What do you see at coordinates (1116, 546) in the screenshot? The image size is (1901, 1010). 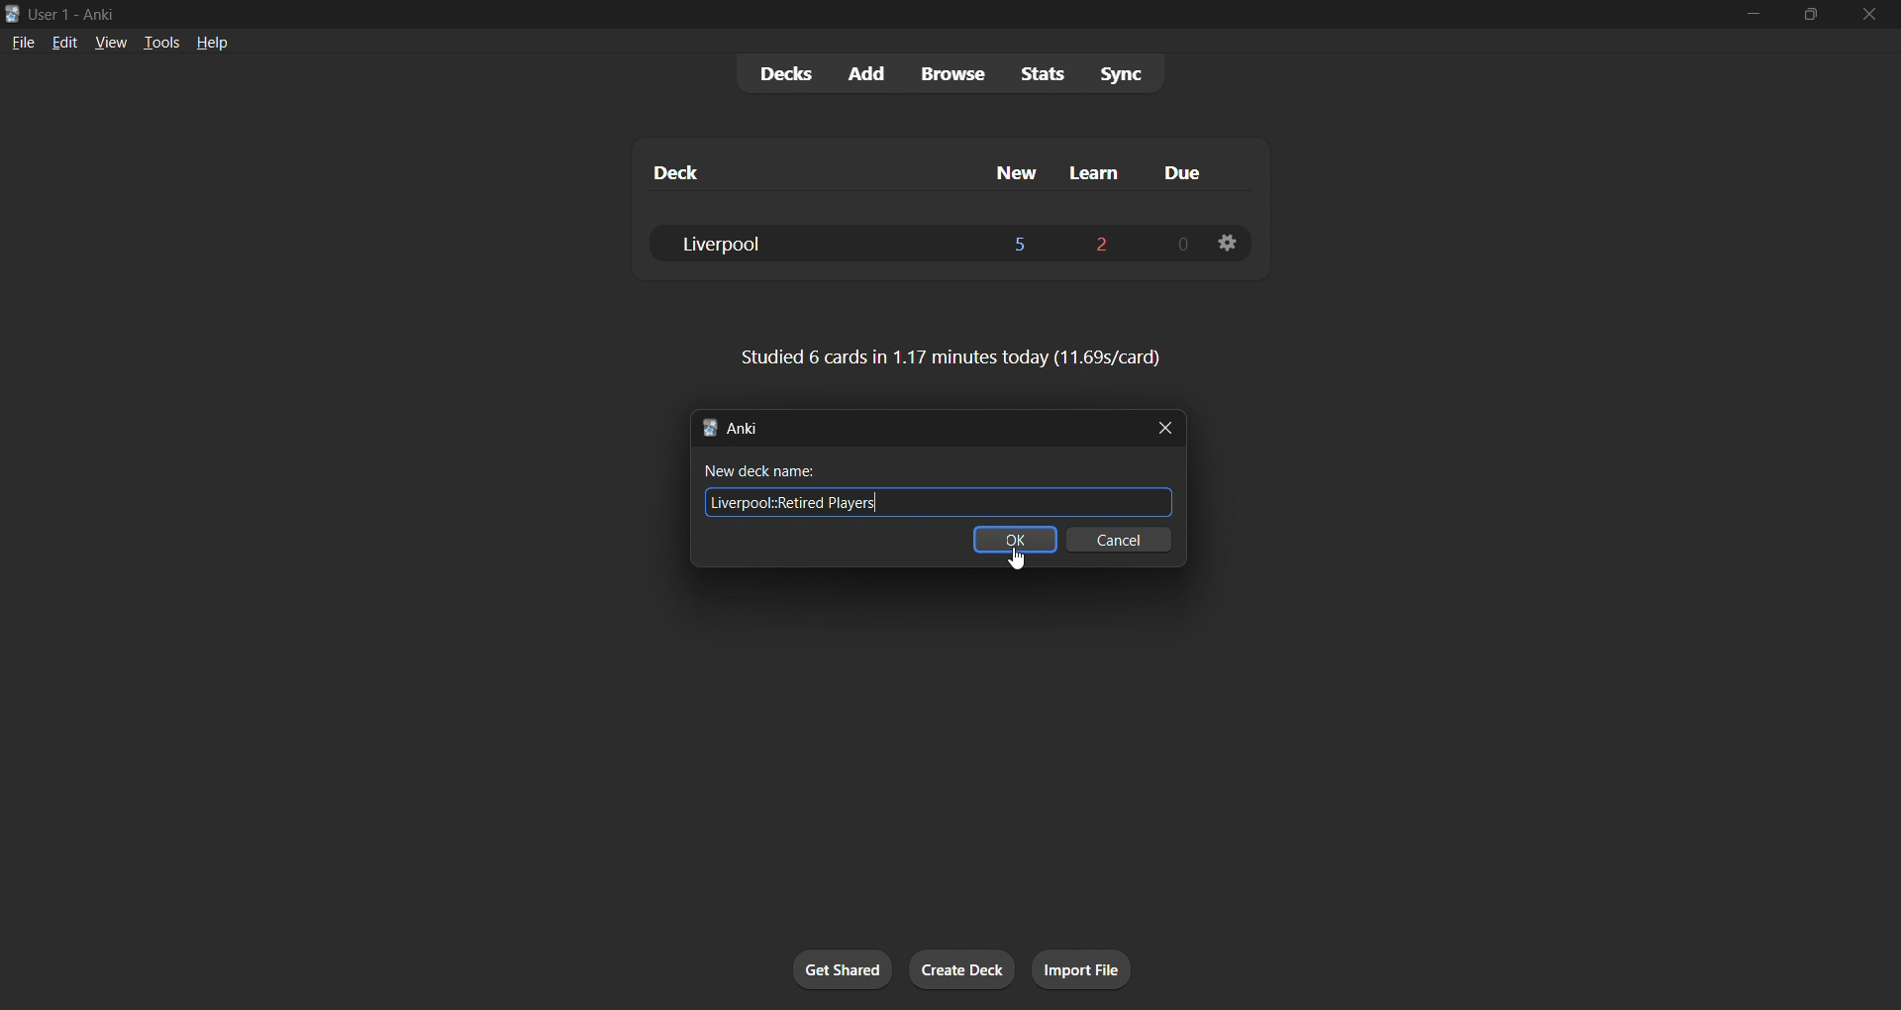 I see `cancel` at bounding box center [1116, 546].